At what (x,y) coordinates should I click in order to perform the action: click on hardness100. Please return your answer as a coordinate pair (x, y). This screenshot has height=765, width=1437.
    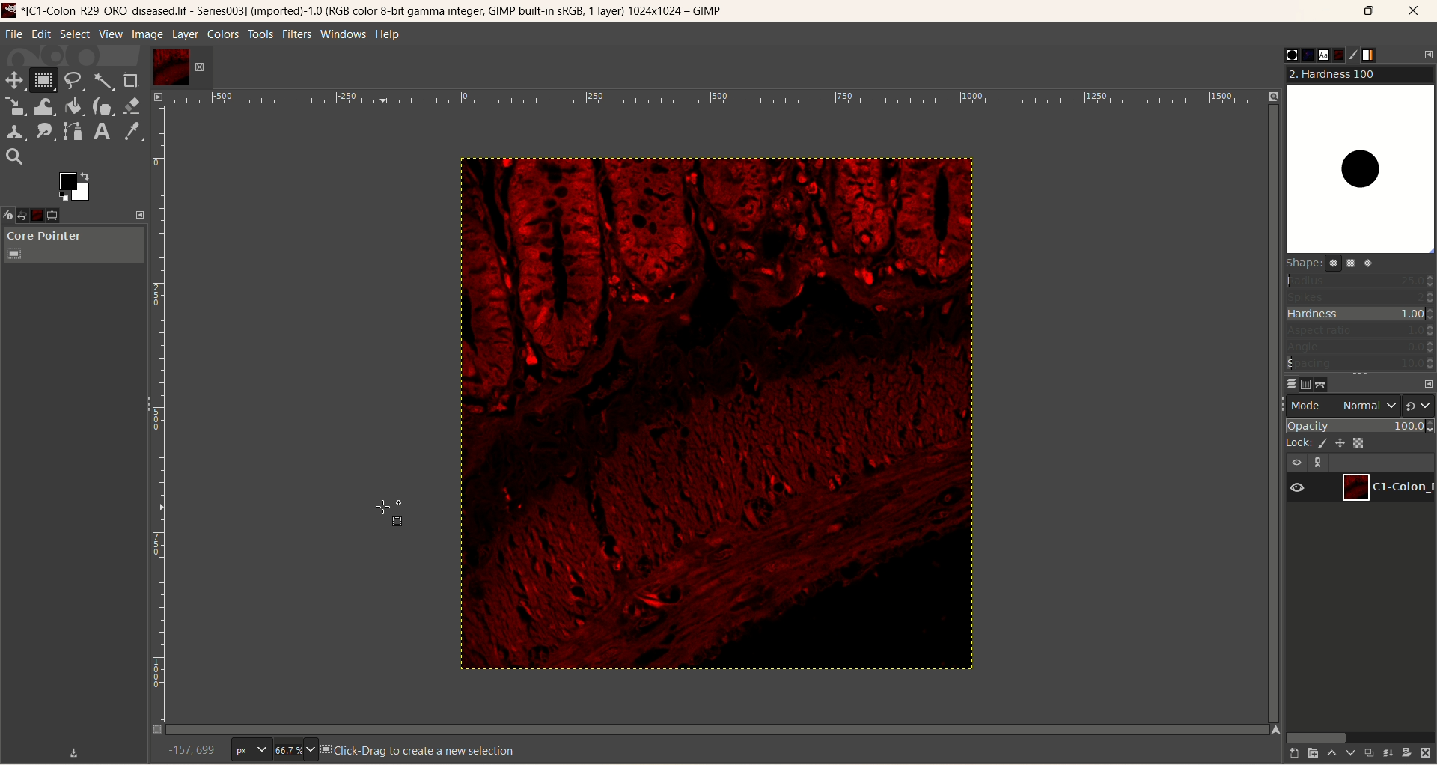
    Looking at the image, I should click on (1360, 160).